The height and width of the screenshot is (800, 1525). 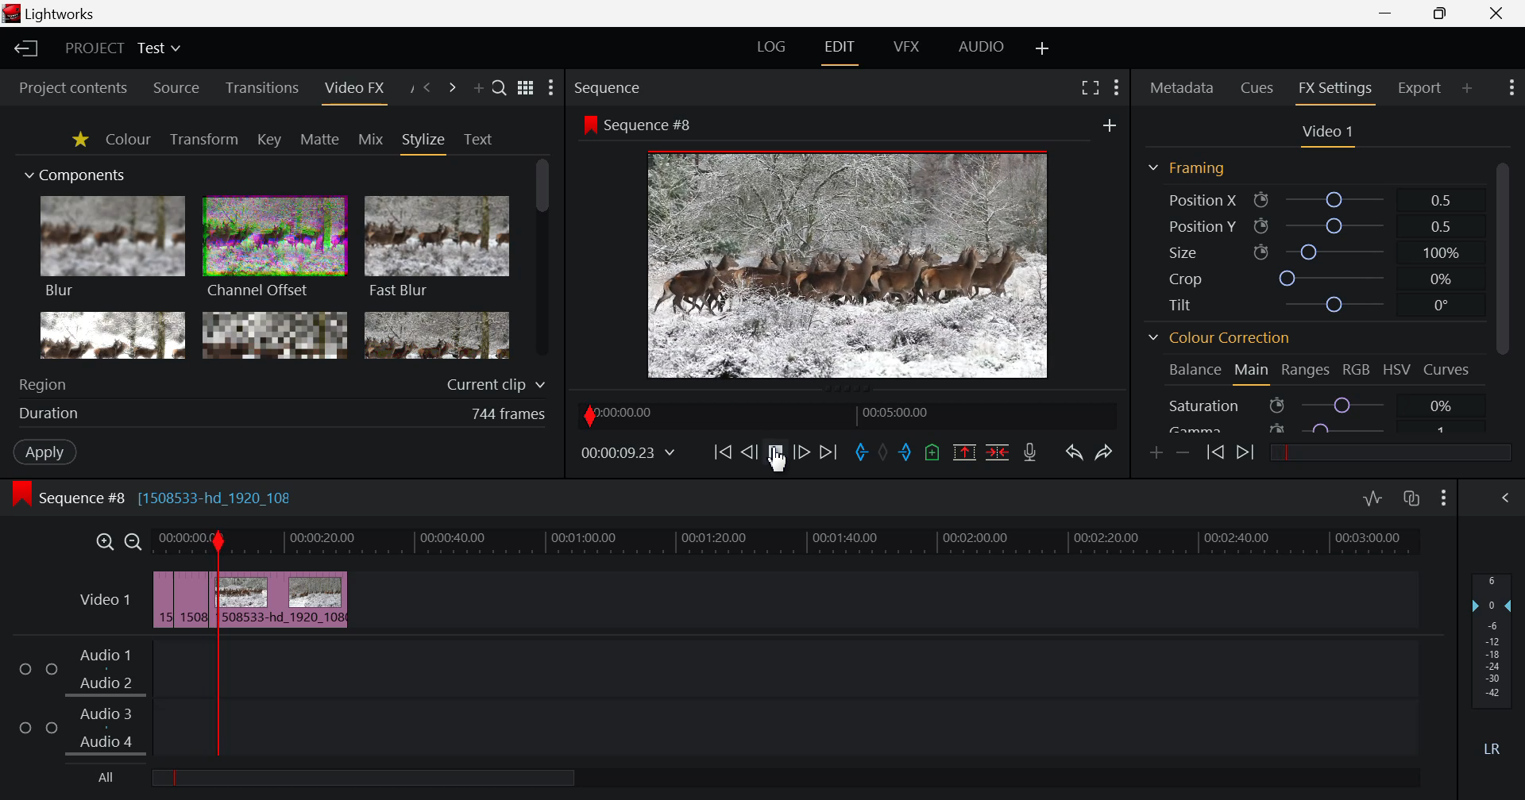 I want to click on Full Screen, so click(x=1087, y=90).